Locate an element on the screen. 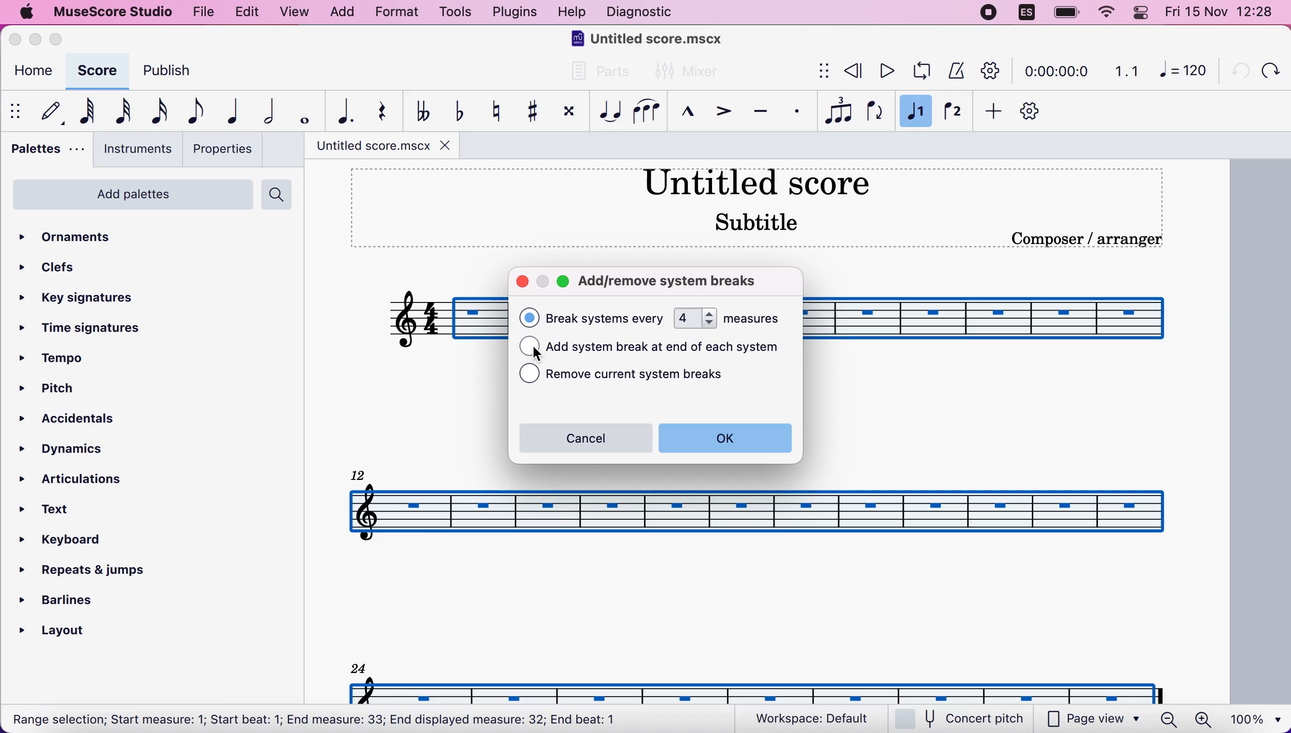  key signature is located at coordinates (88, 299).